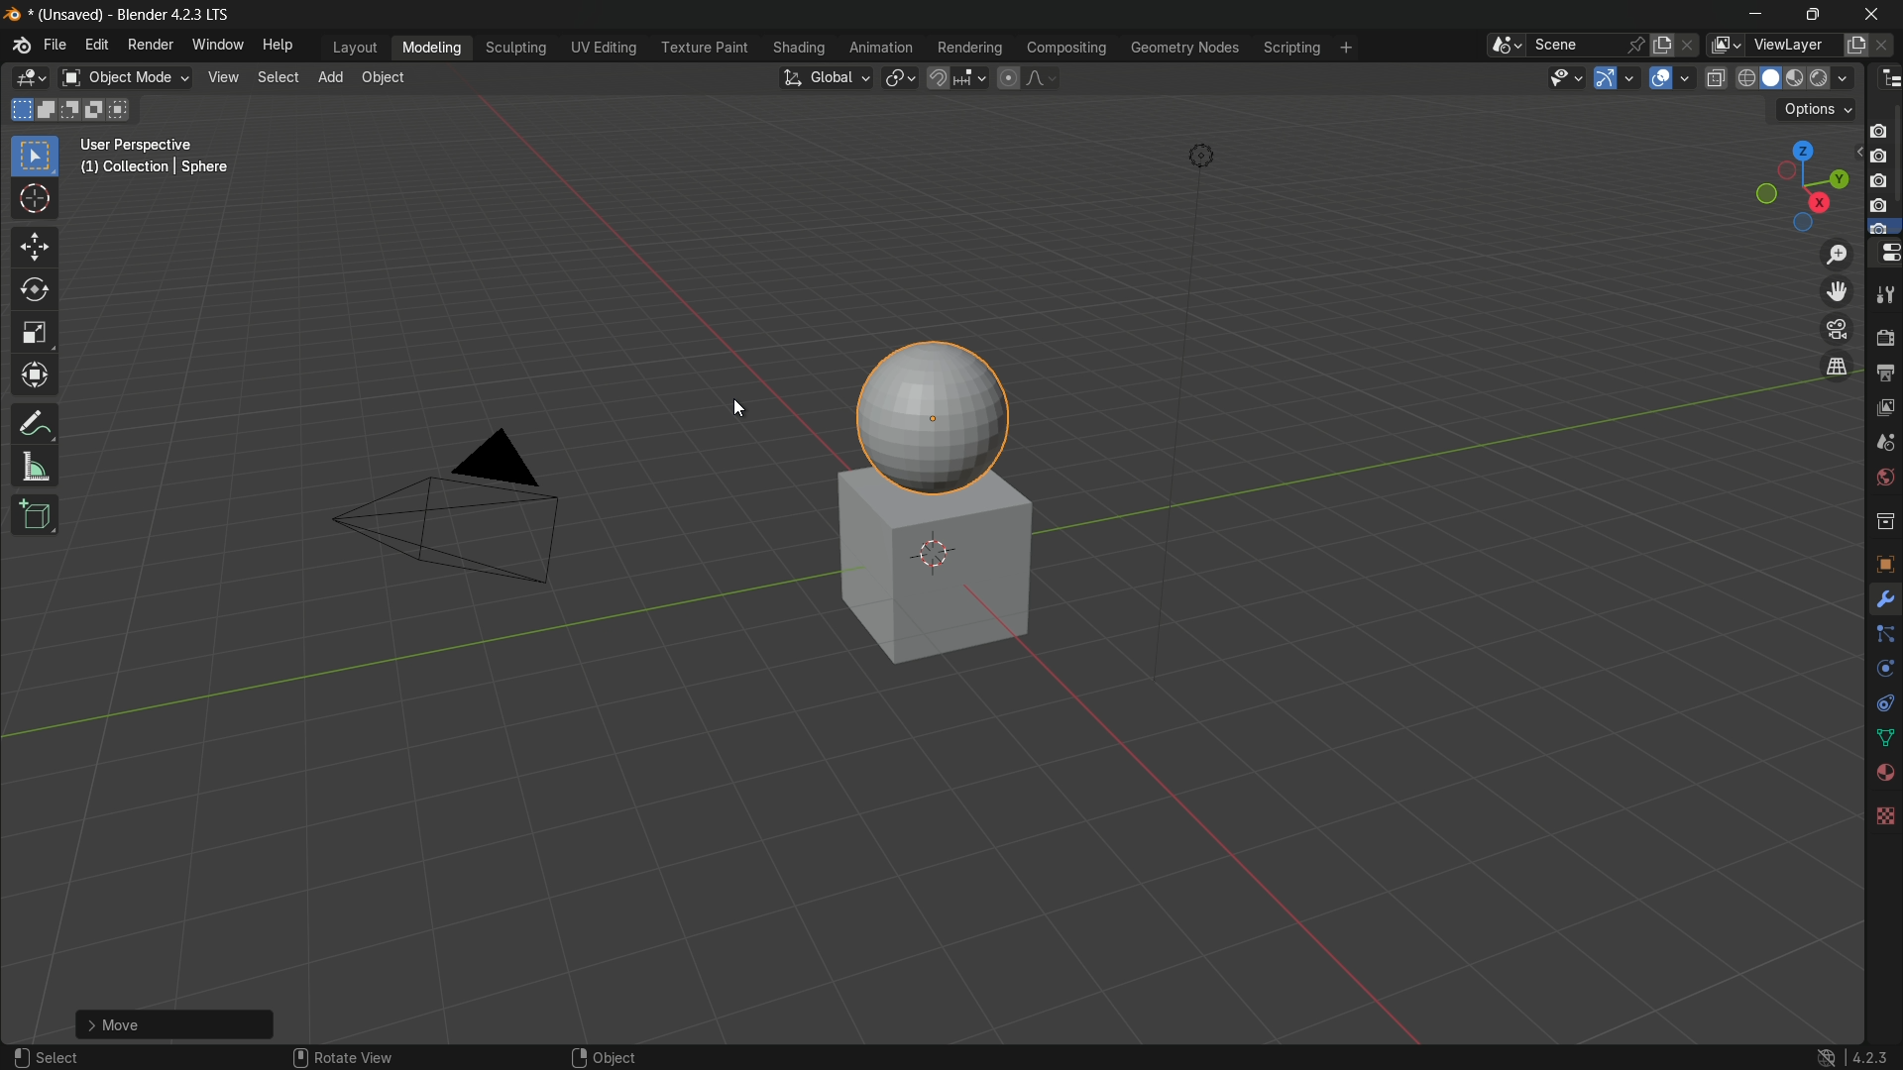 The image size is (1903, 1070). I want to click on world, so click(1885, 478).